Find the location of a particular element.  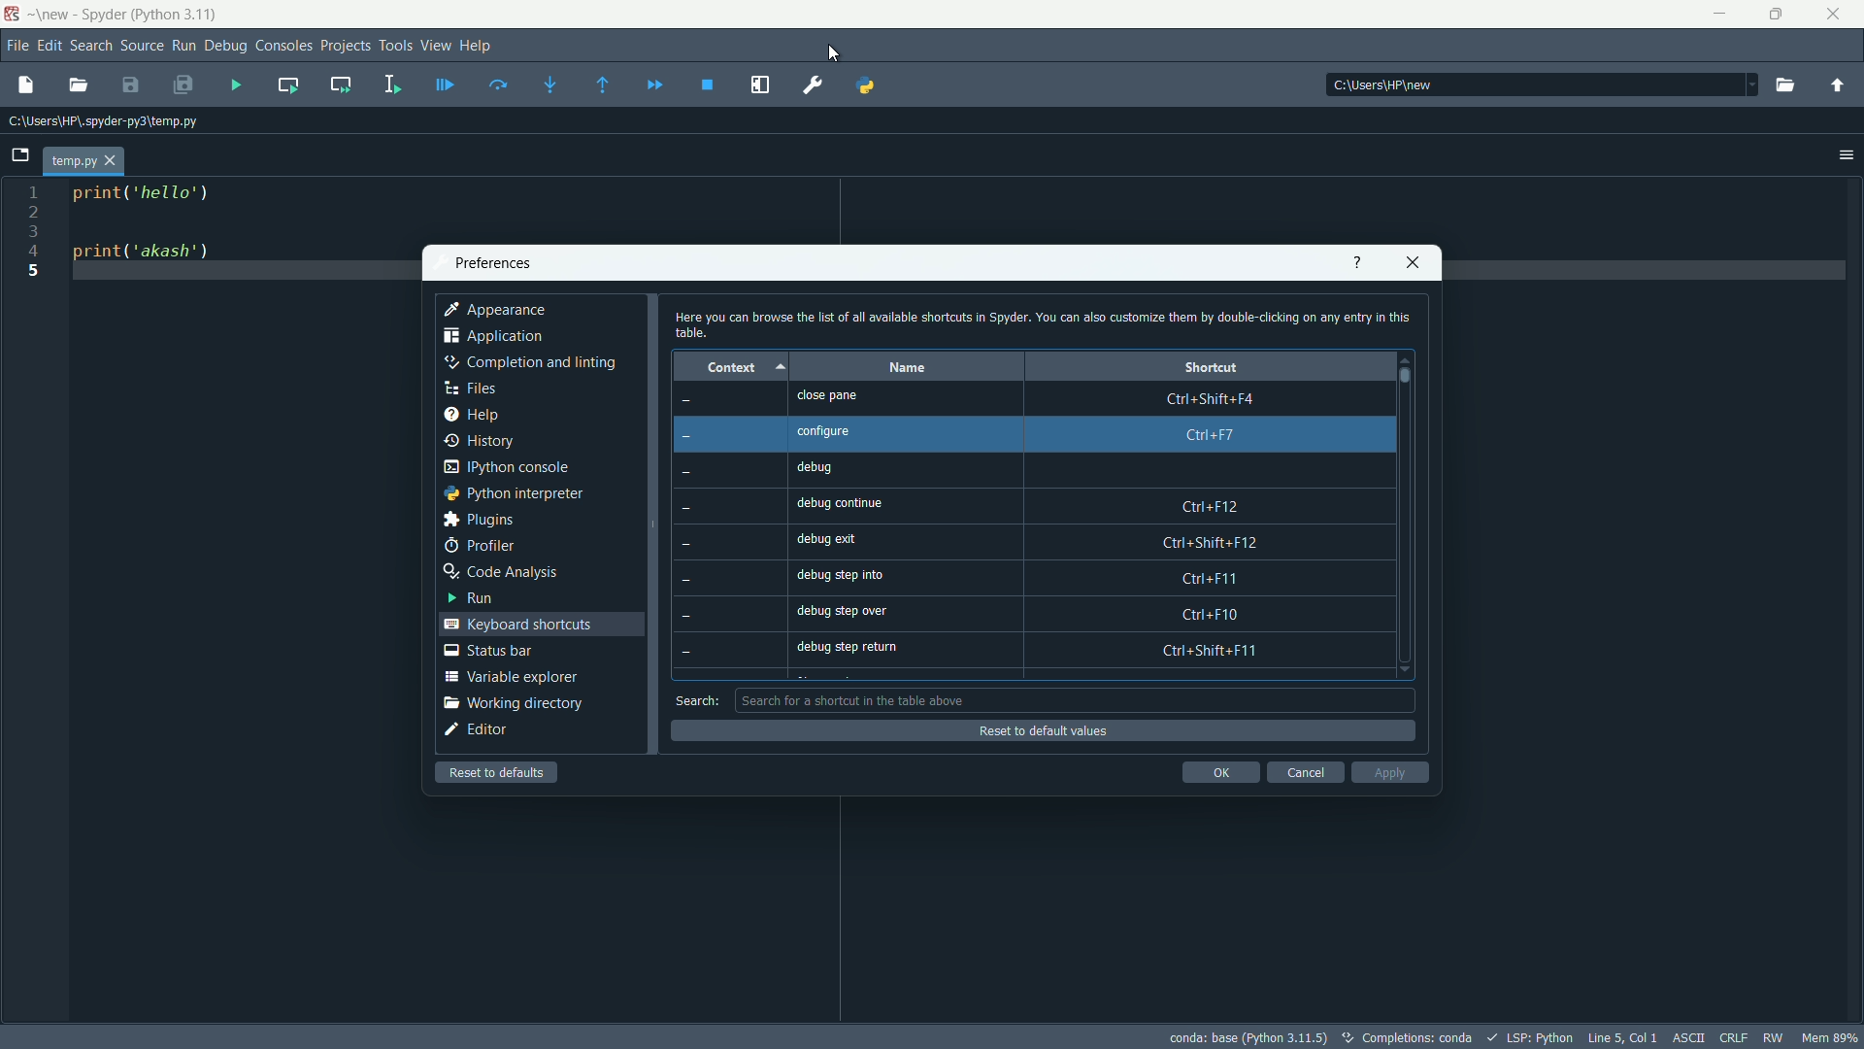

apply is located at coordinates (1390, 772).